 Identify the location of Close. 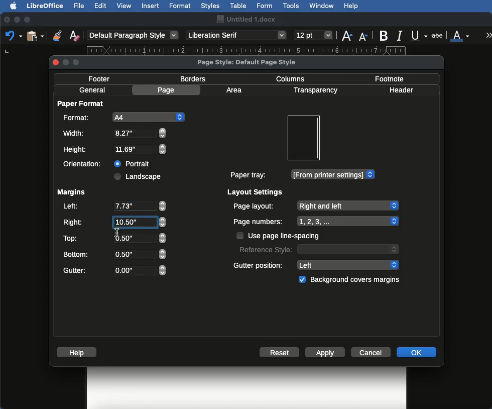
(7, 20).